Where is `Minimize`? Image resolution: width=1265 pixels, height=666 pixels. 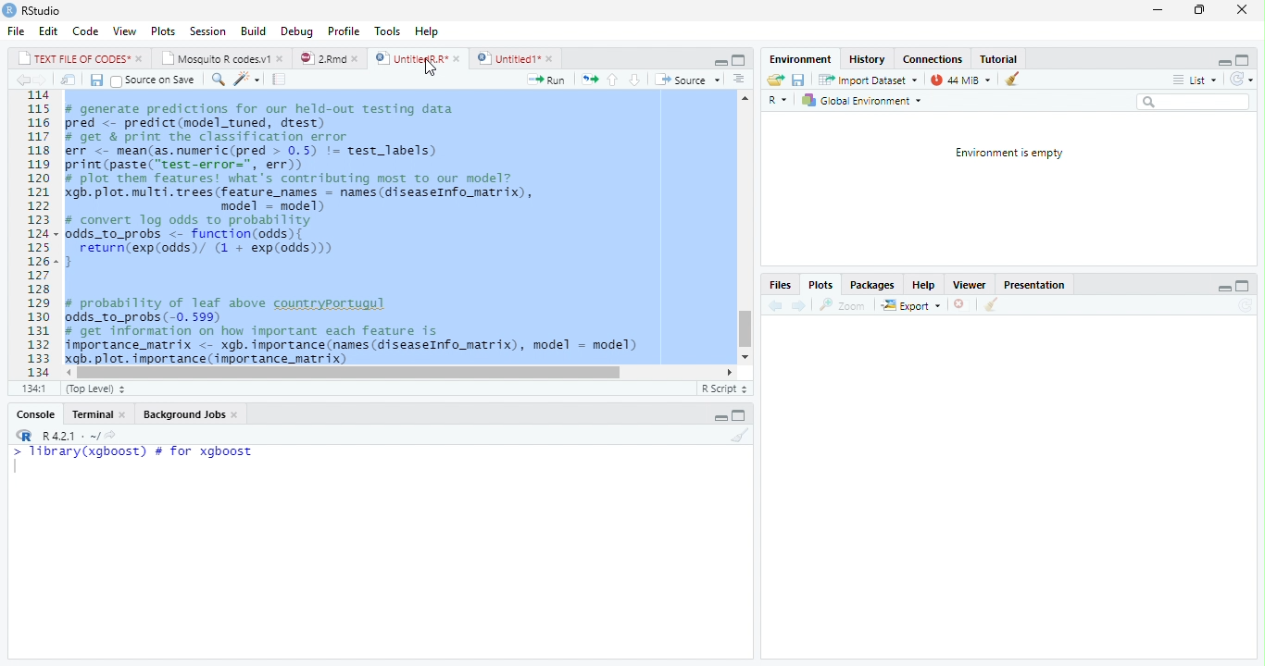 Minimize is located at coordinates (717, 60).